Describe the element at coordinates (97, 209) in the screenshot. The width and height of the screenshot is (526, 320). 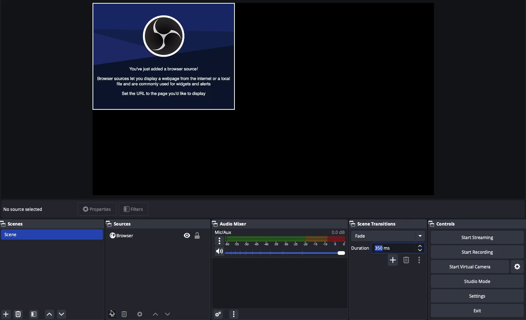
I see `Properties` at that location.